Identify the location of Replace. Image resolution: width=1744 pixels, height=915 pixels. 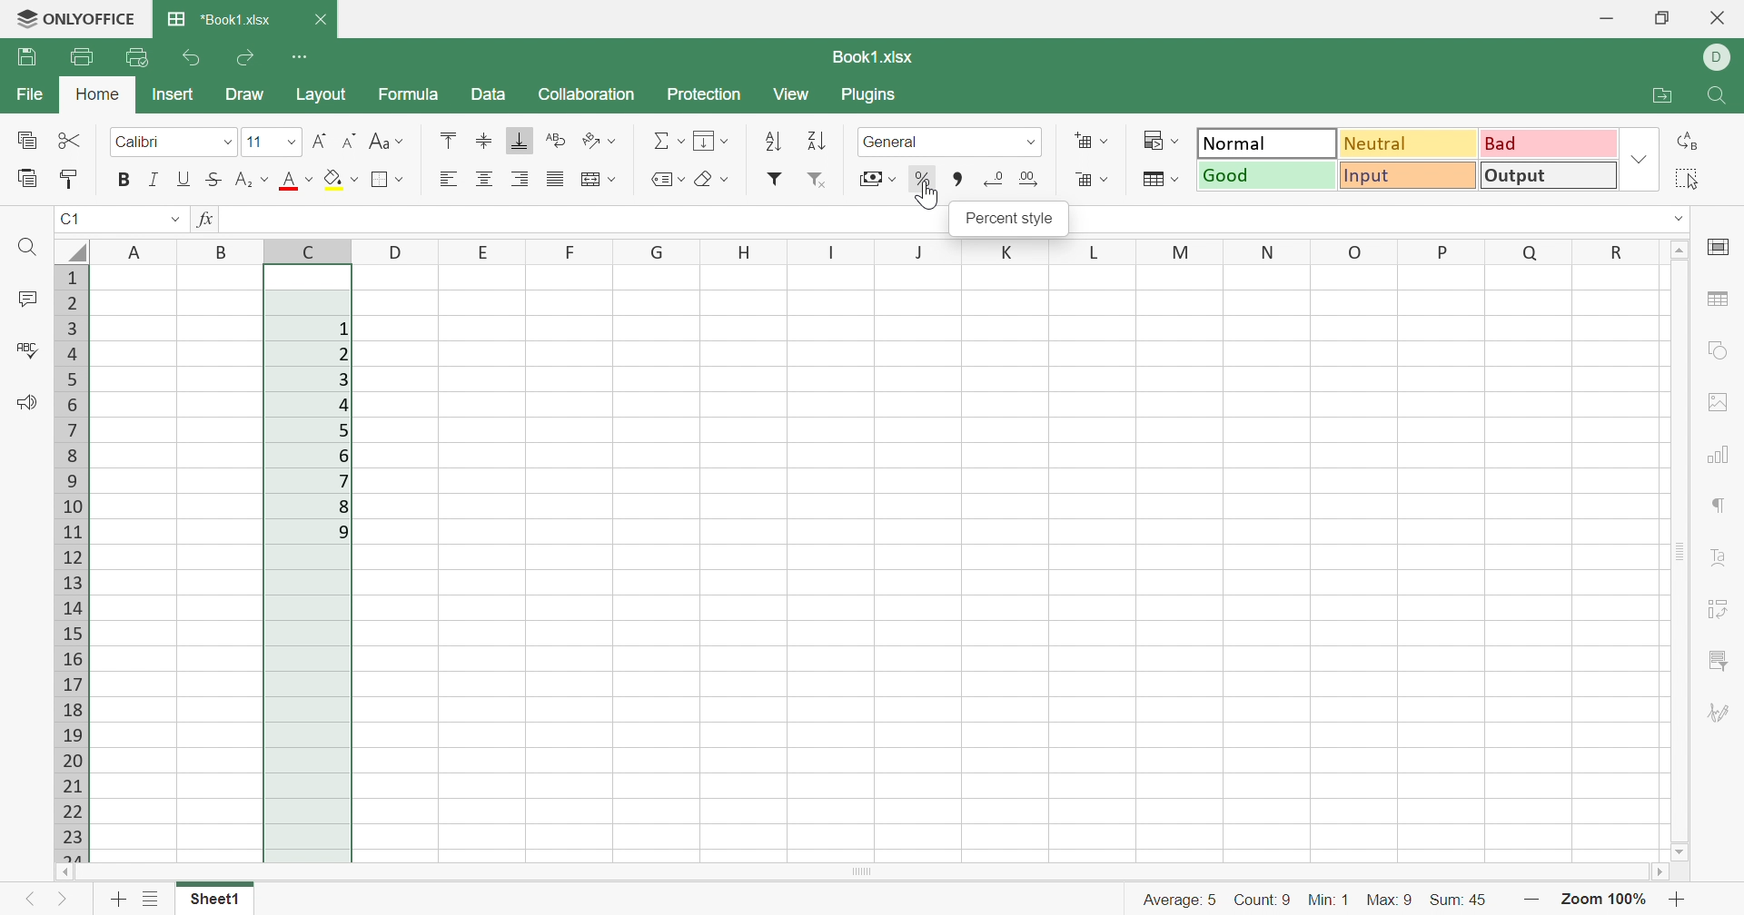
(1687, 143).